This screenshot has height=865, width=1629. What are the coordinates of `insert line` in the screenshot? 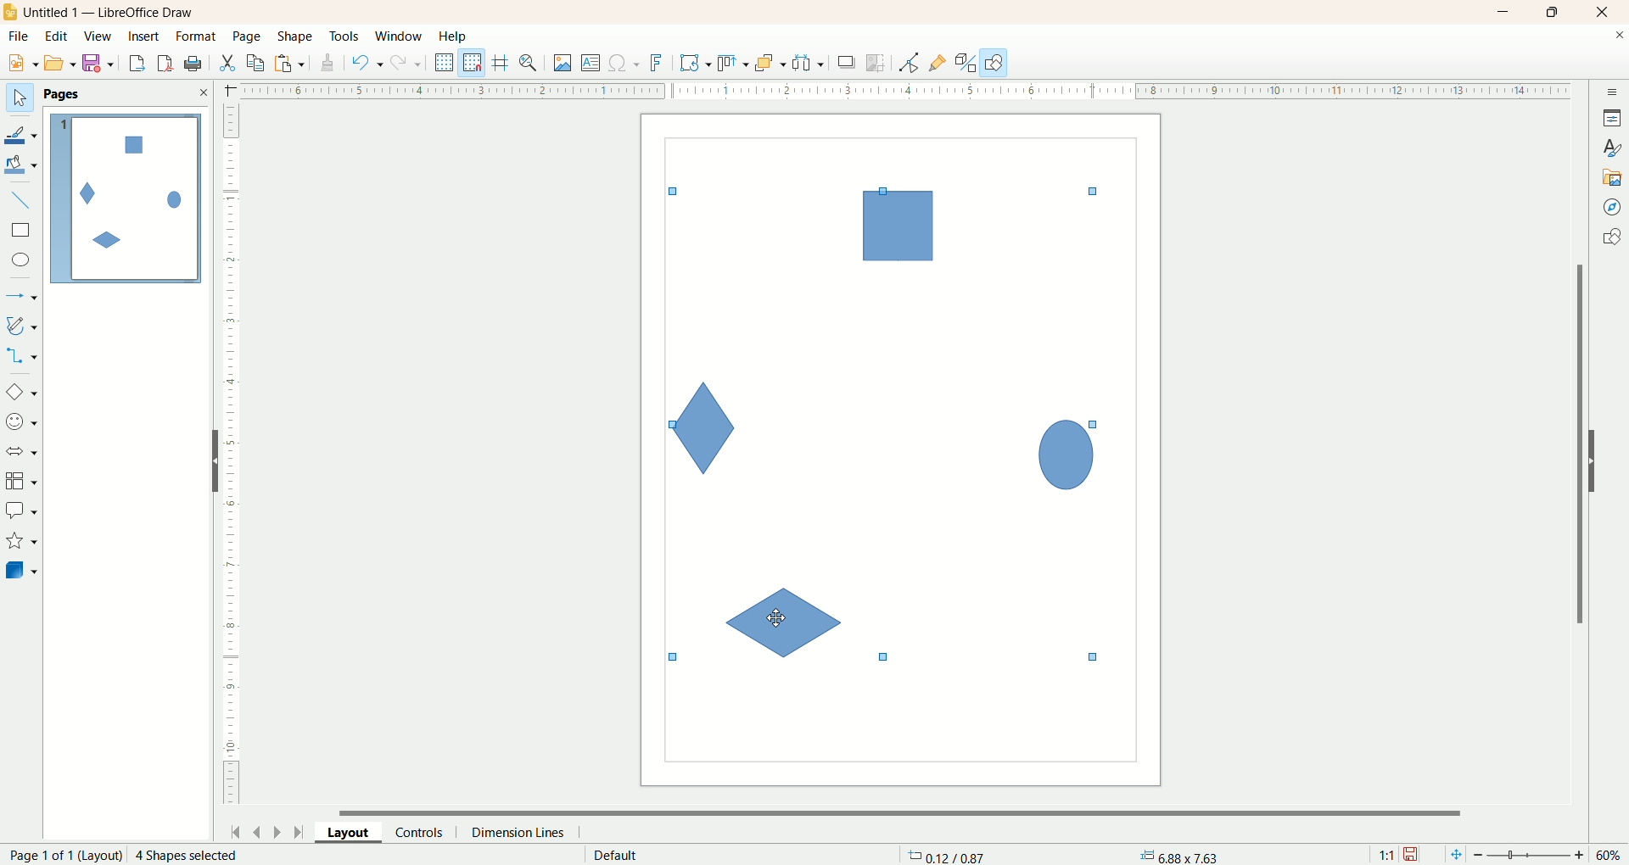 It's located at (24, 201).